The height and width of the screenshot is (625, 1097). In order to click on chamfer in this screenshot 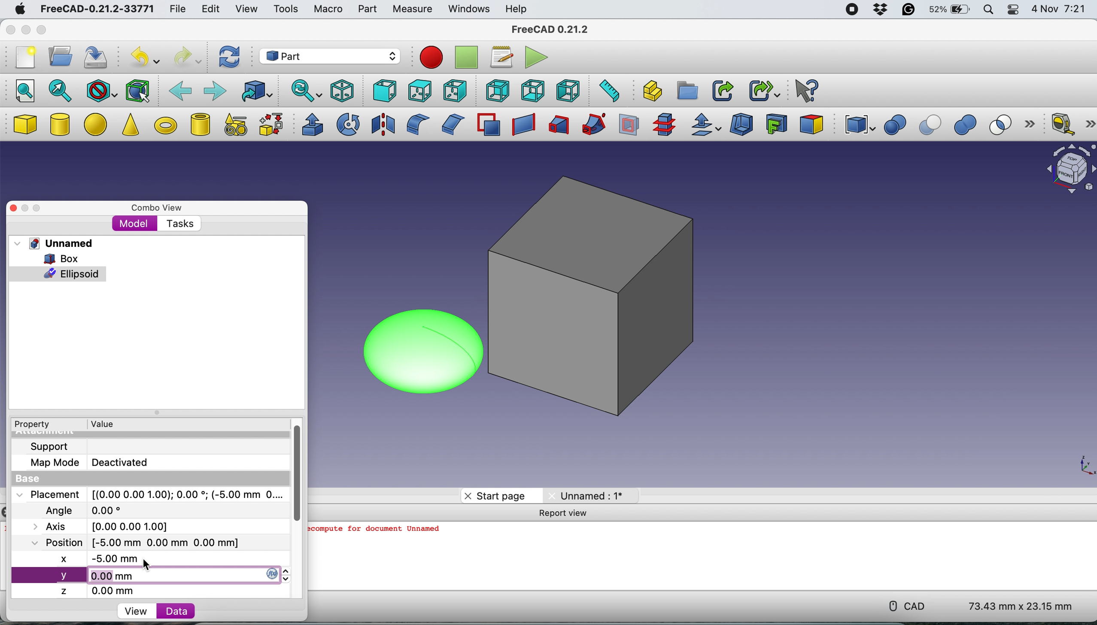, I will do `click(451, 124)`.